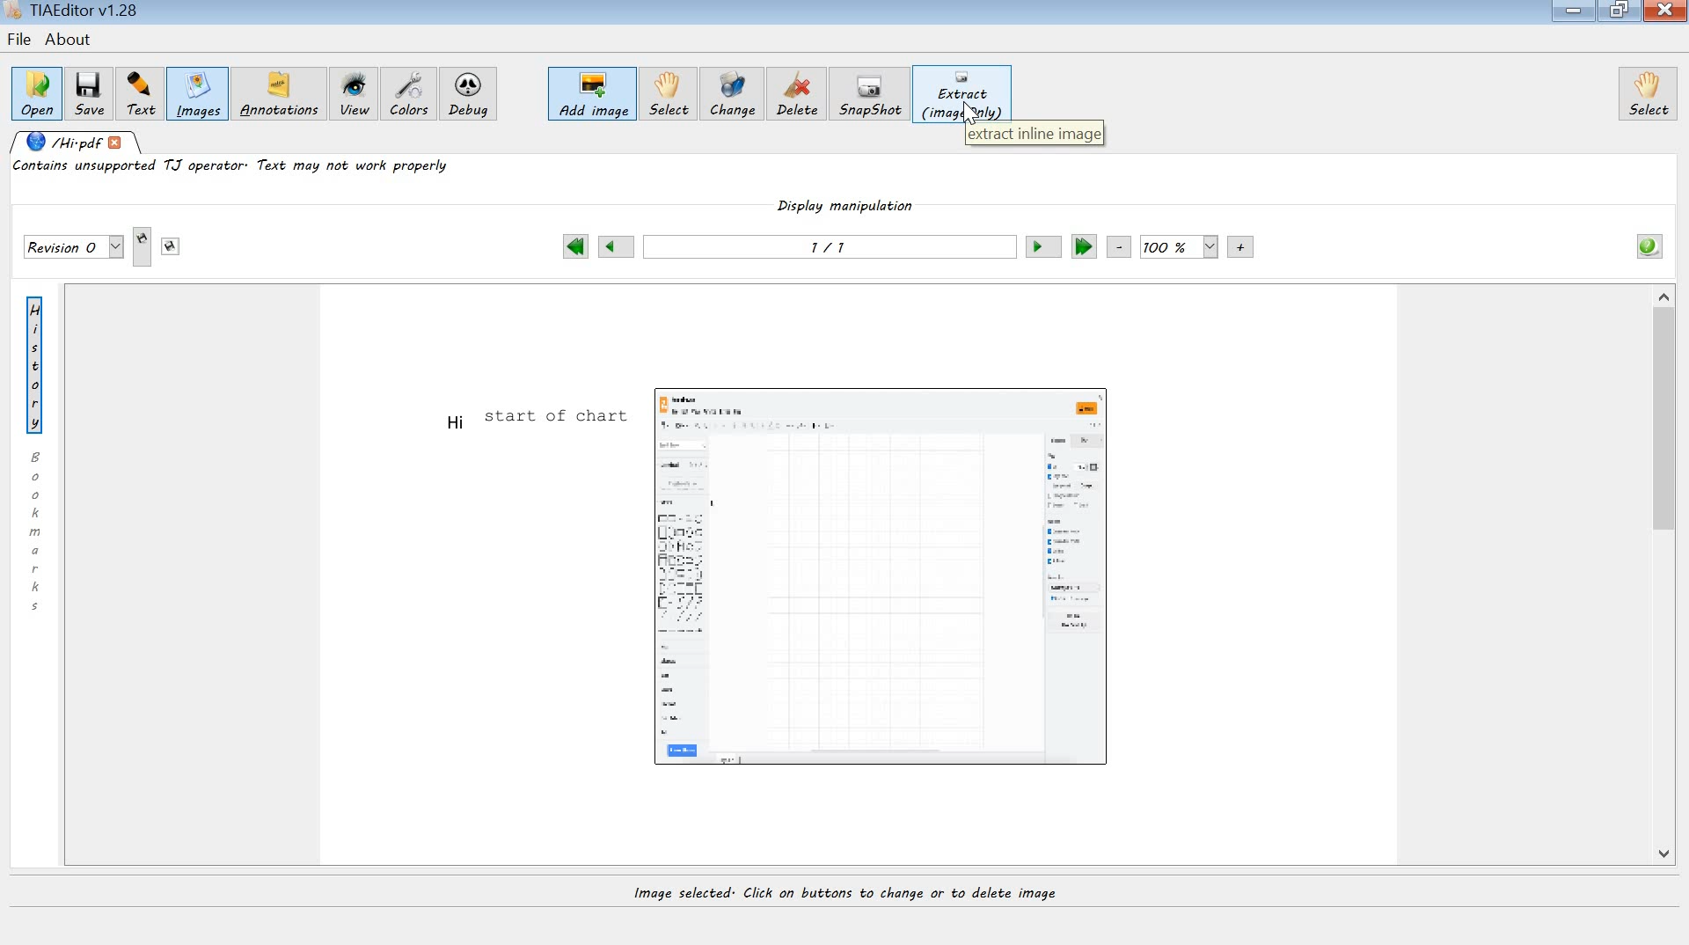  What do you see at coordinates (143, 248) in the screenshot?
I see `creates new revision` at bounding box center [143, 248].